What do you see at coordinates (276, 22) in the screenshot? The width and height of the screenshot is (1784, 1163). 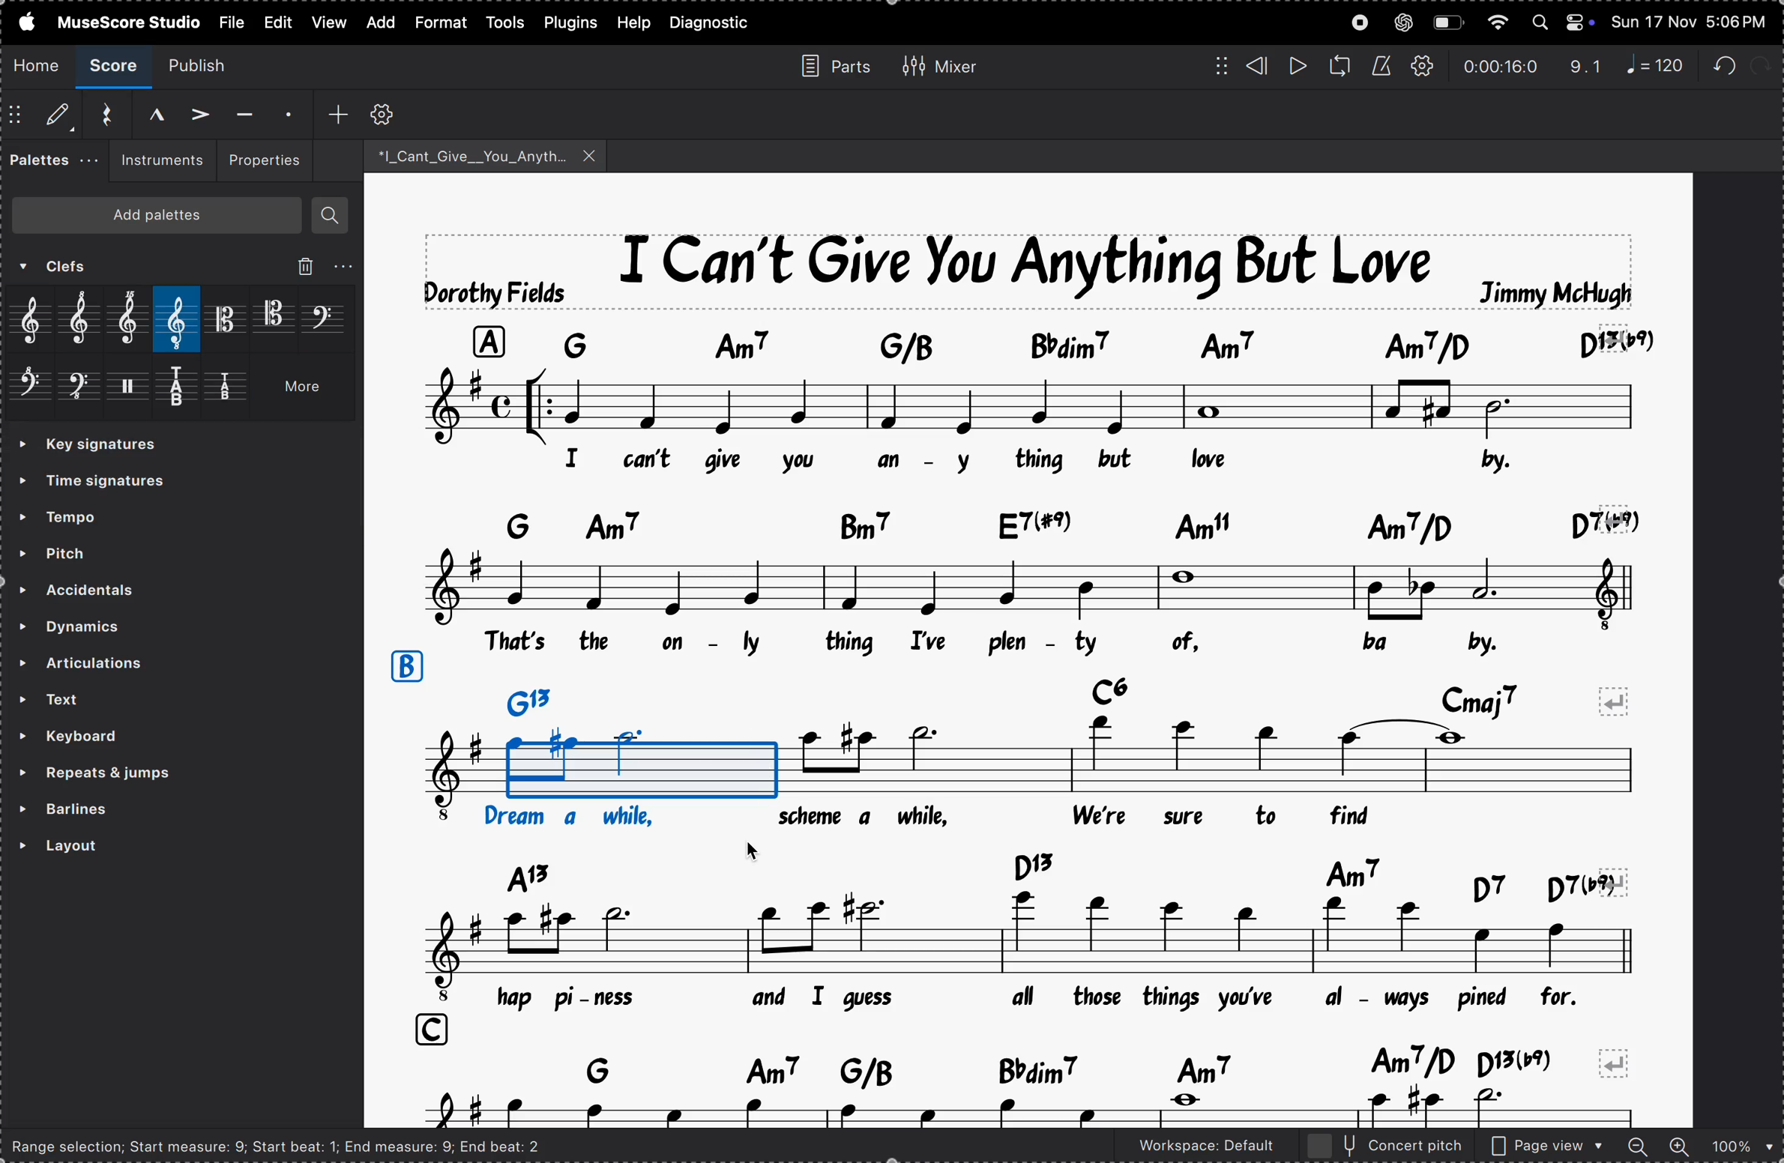 I see `view` at bounding box center [276, 22].